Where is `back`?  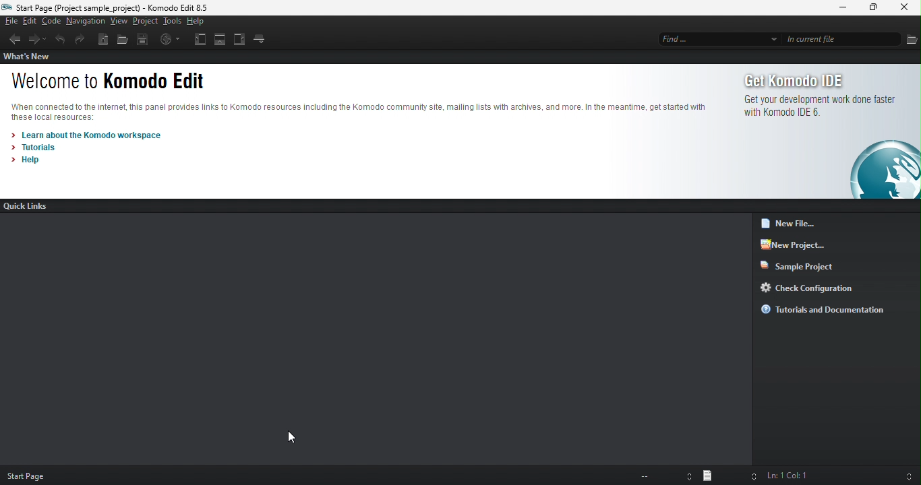
back is located at coordinates (12, 38).